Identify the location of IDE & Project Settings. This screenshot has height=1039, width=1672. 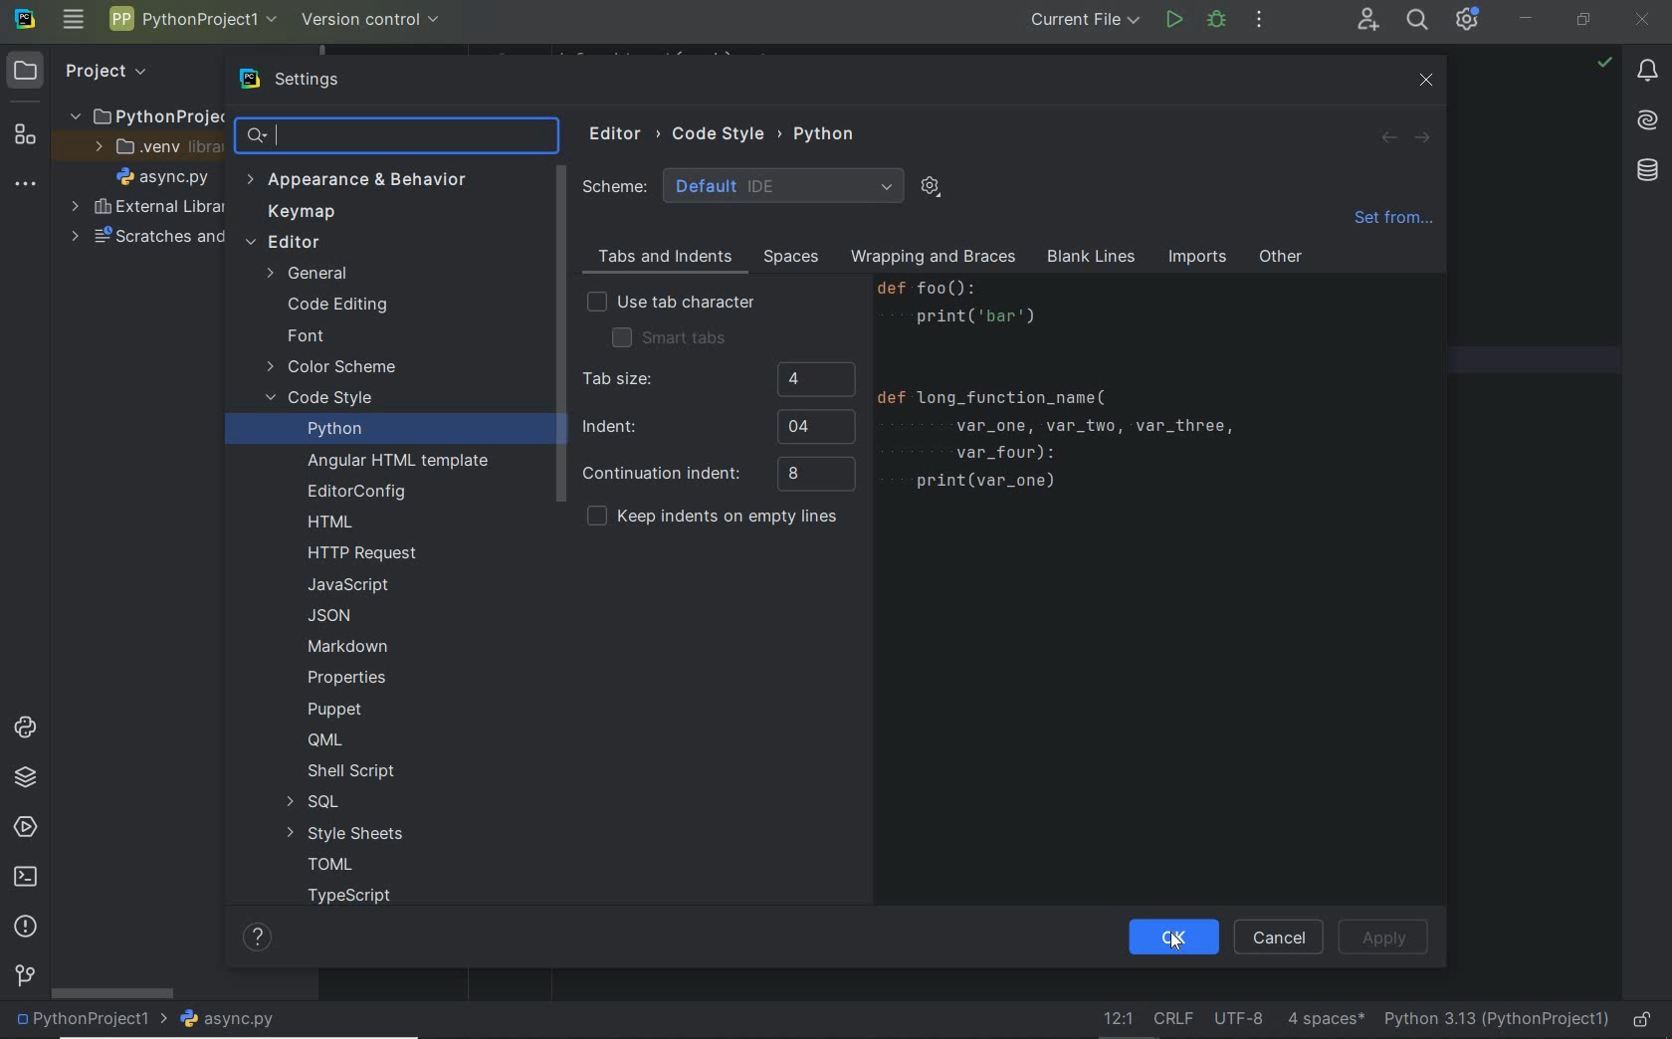
(1468, 19).